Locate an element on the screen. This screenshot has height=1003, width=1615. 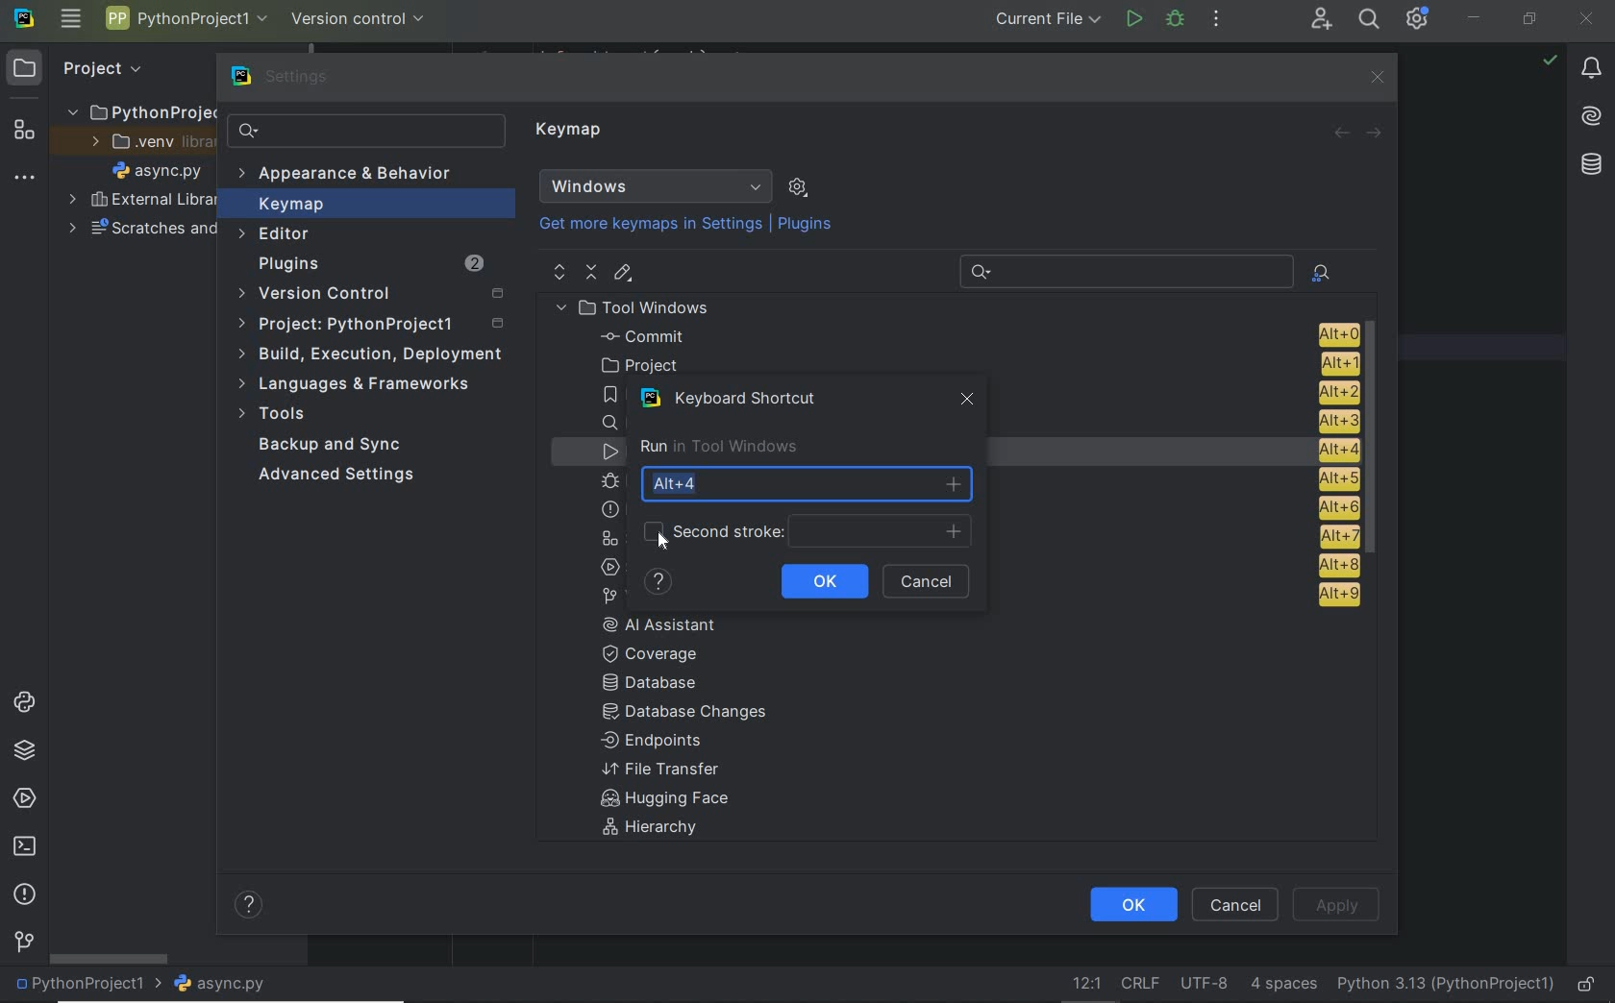
close is located at coordinates (1588, 17).